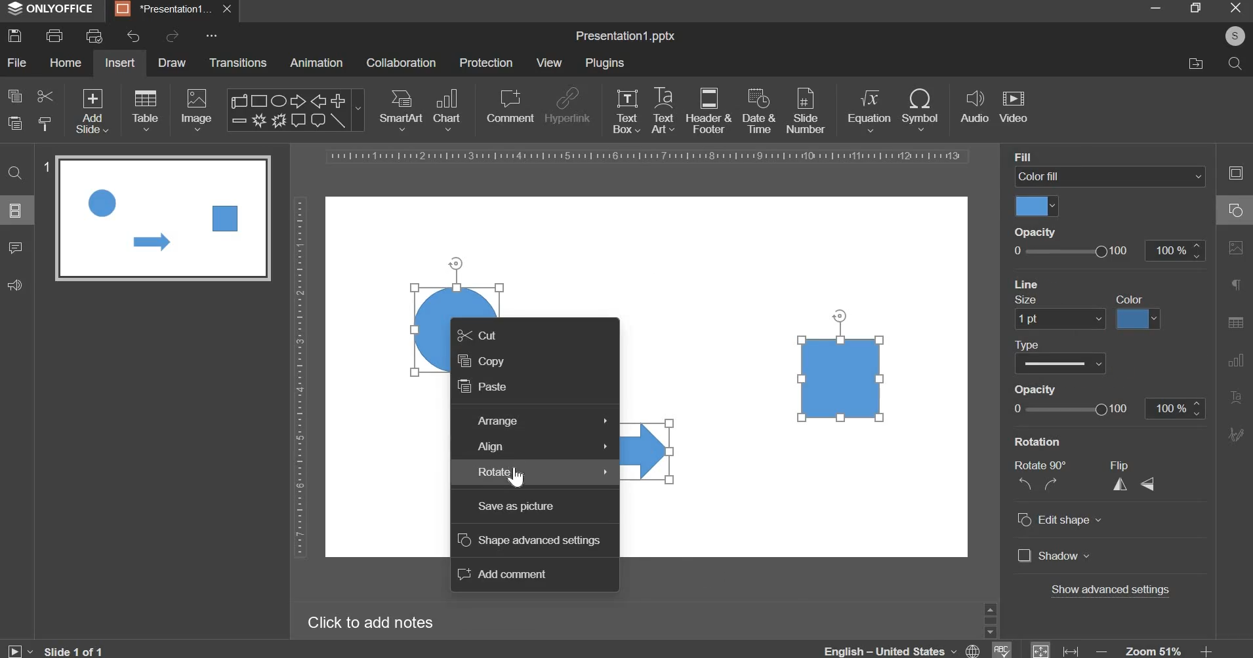 The height and width of the screenshot is (658, 1253). Describe the element at coordinates (163, 218) in the screenshot. I see `slide preview` at that location.